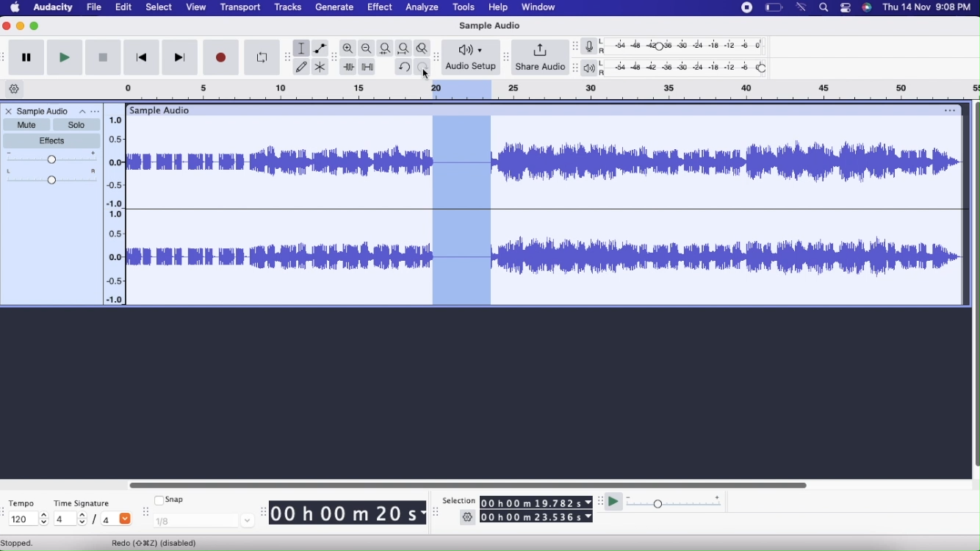 This screenshot has height=551, width=980. Describe the element at coordinates (348, 514) in the screenshot. I see `00 h 00 m 20 s` at that location.